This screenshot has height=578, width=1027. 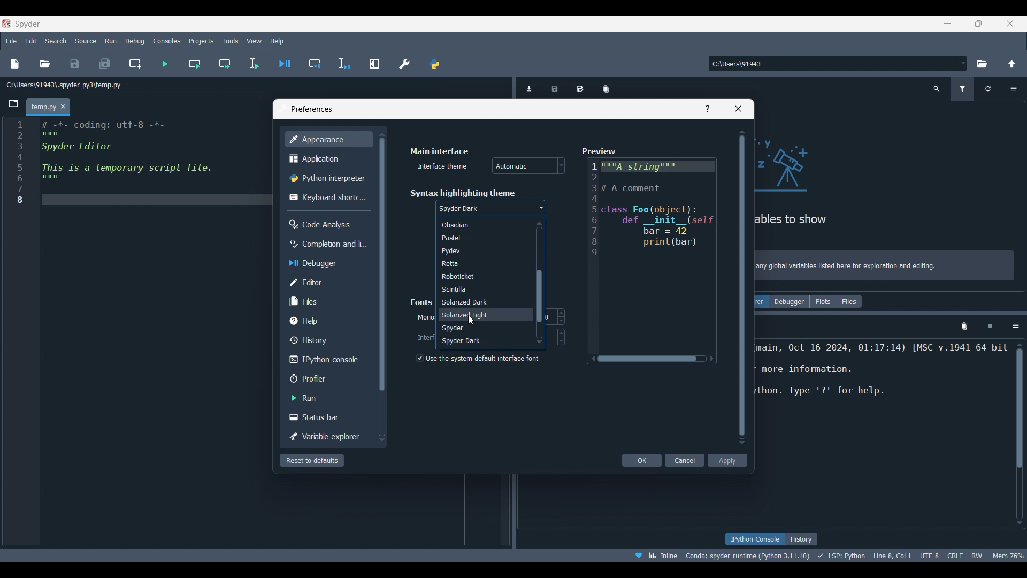 What do you see at coordinates (27, 24) in the screenshot?
I see `Software logo` at bounding box center [27, 24].